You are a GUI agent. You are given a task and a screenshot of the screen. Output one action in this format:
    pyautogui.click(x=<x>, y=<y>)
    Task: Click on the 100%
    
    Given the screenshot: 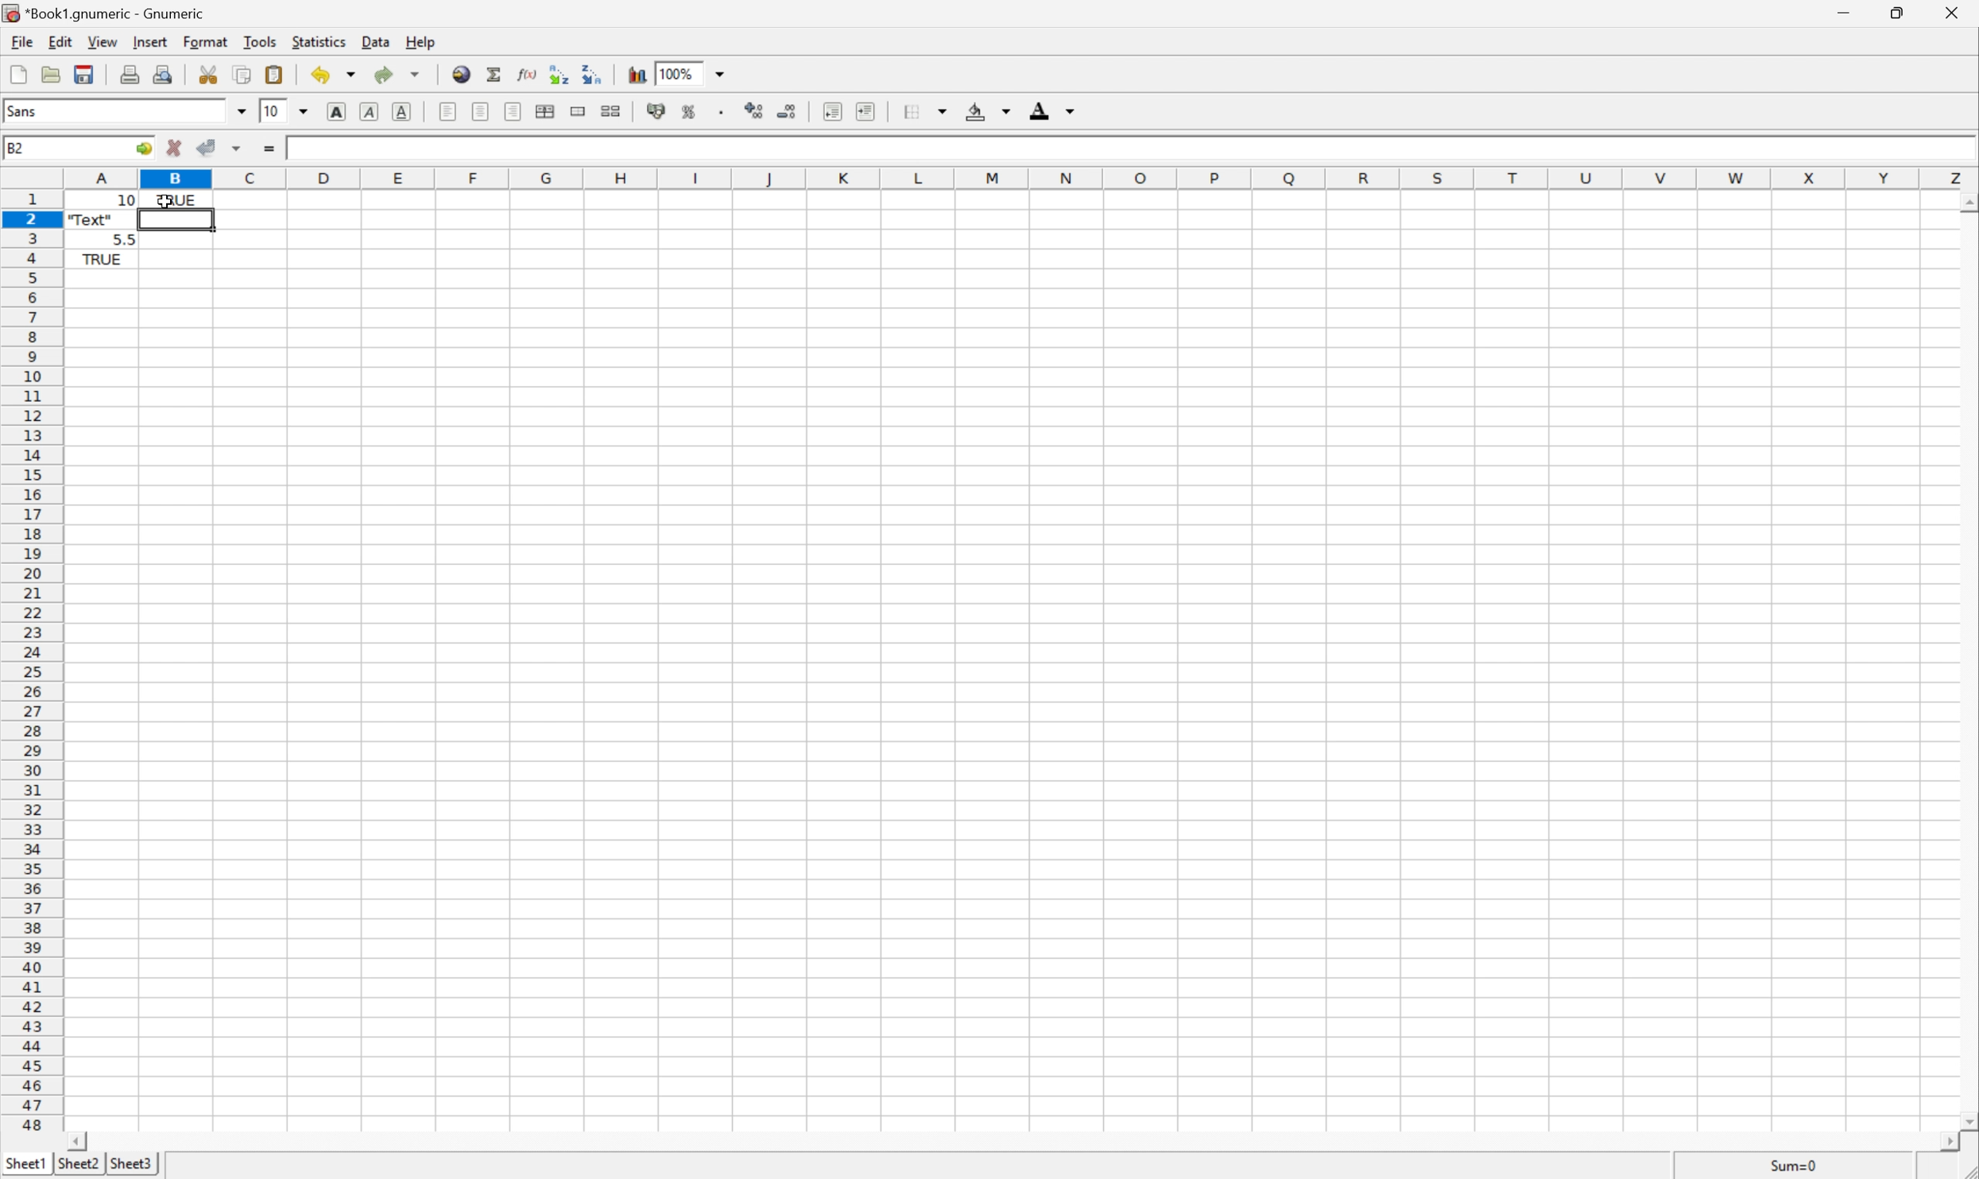 What is the action you would take?
    pyautogui.click(x=680, y=72)
    